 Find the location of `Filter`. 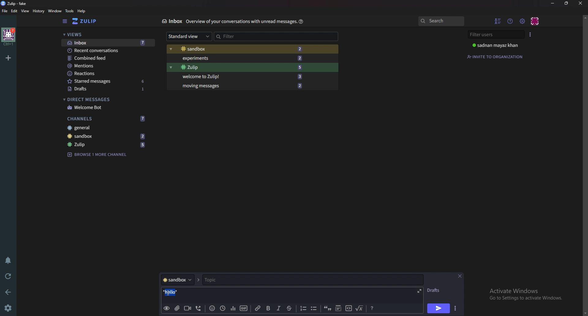

Filter is located at coordinates (257, 36).